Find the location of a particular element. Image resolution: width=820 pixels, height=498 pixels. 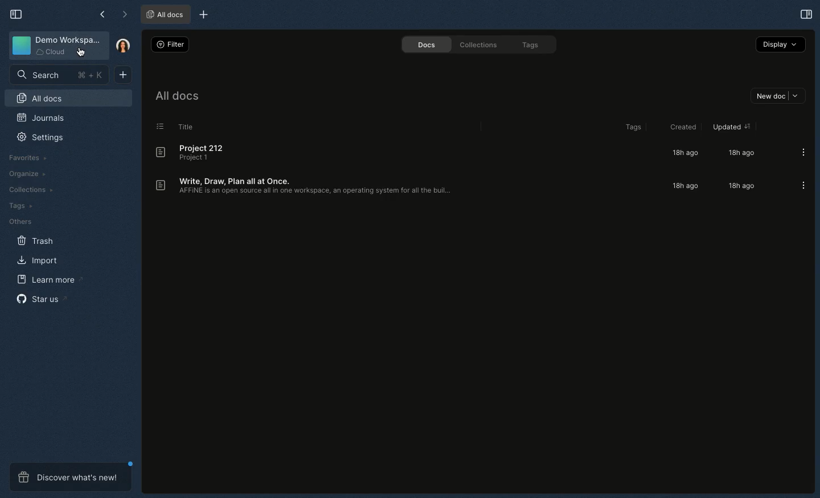

Forward is located at coordinates (122, 14).